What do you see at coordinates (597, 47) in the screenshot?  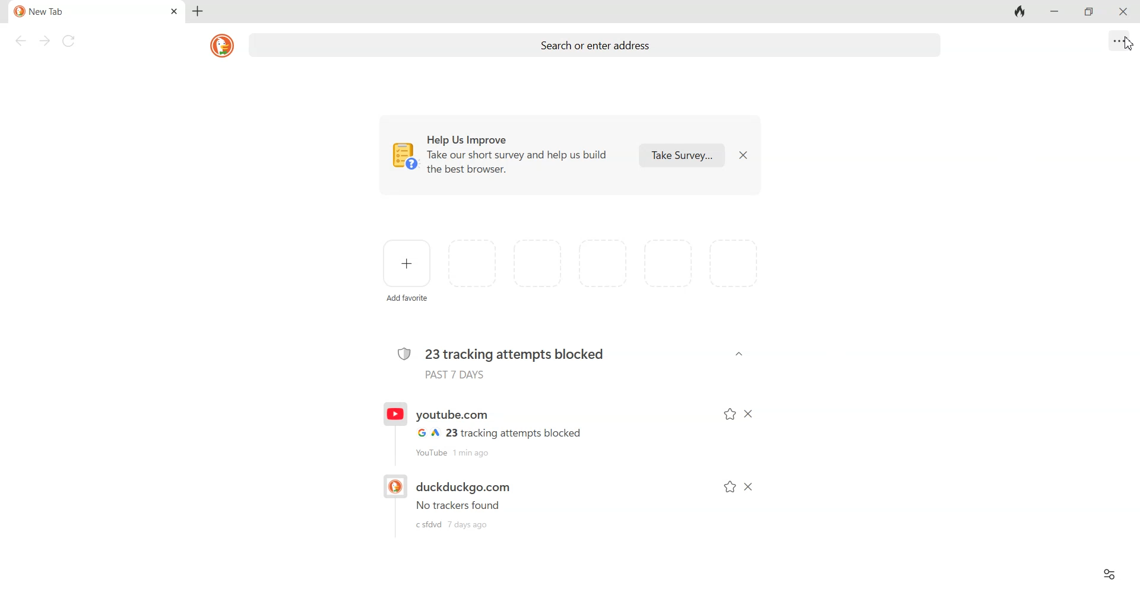 I see `Search or enter address` at bounding box center [597, 47].